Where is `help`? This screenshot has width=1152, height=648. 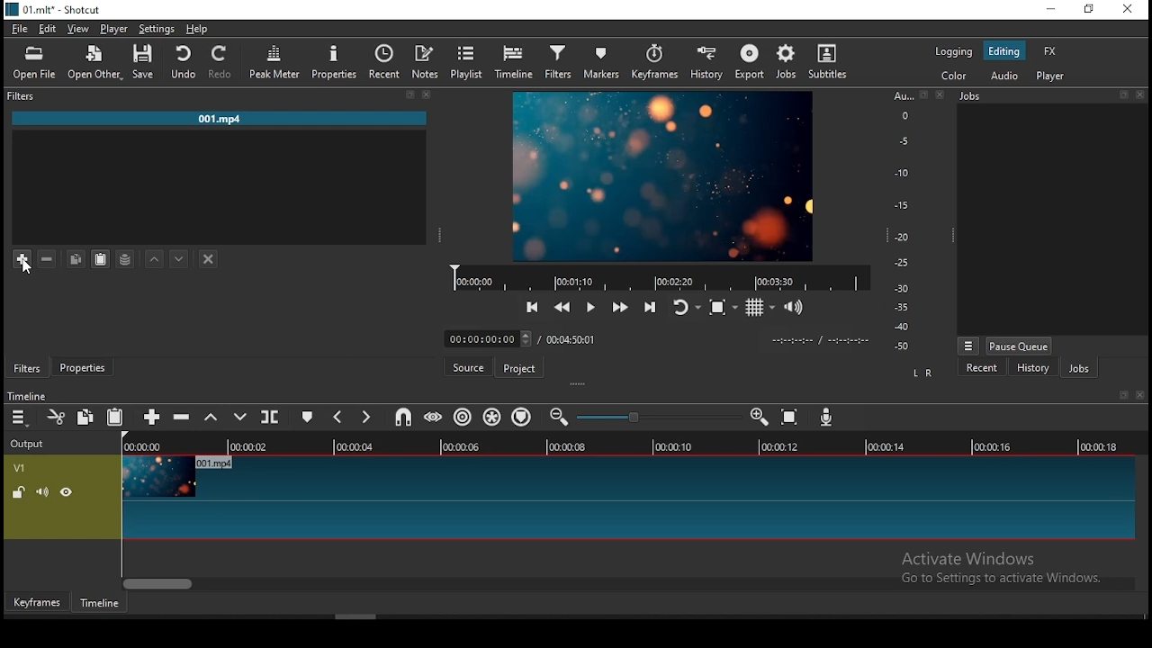
help is located at coordinates (201, 28).